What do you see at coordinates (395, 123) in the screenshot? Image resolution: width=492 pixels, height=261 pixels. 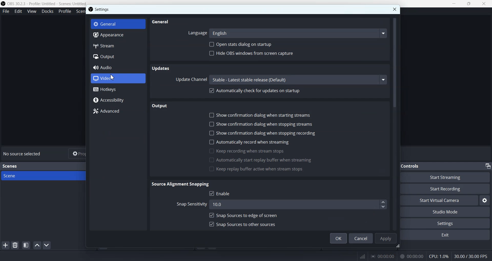 I see `Vertical scroll bar` at bounding box center [395, 123].